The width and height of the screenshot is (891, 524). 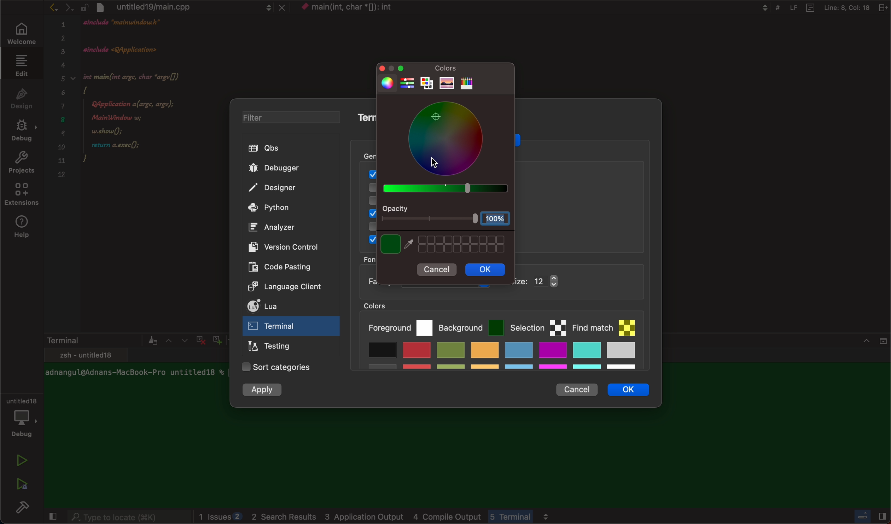 I want to click on projects, so click(x=21, y=164).